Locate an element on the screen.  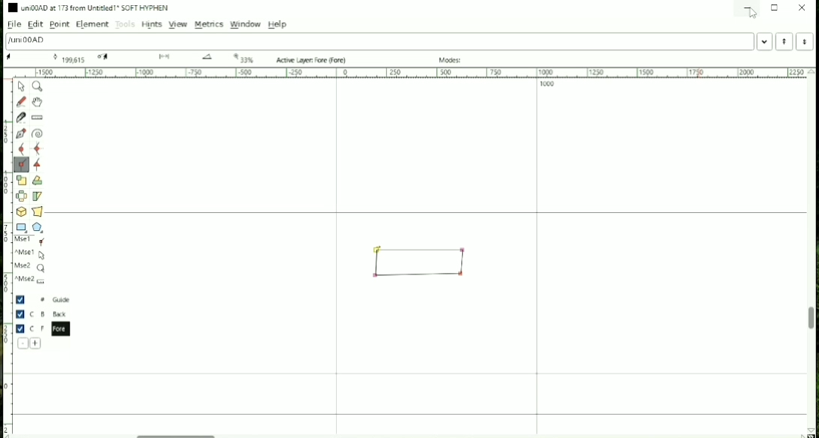
Scroll by hand is located at coordinates (37, 102).